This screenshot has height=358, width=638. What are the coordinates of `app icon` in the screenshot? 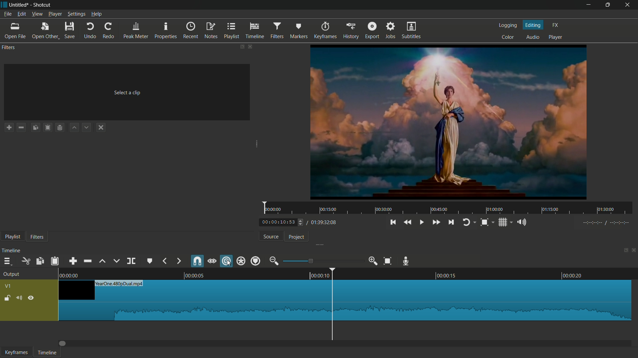 It's located at (4, 5).